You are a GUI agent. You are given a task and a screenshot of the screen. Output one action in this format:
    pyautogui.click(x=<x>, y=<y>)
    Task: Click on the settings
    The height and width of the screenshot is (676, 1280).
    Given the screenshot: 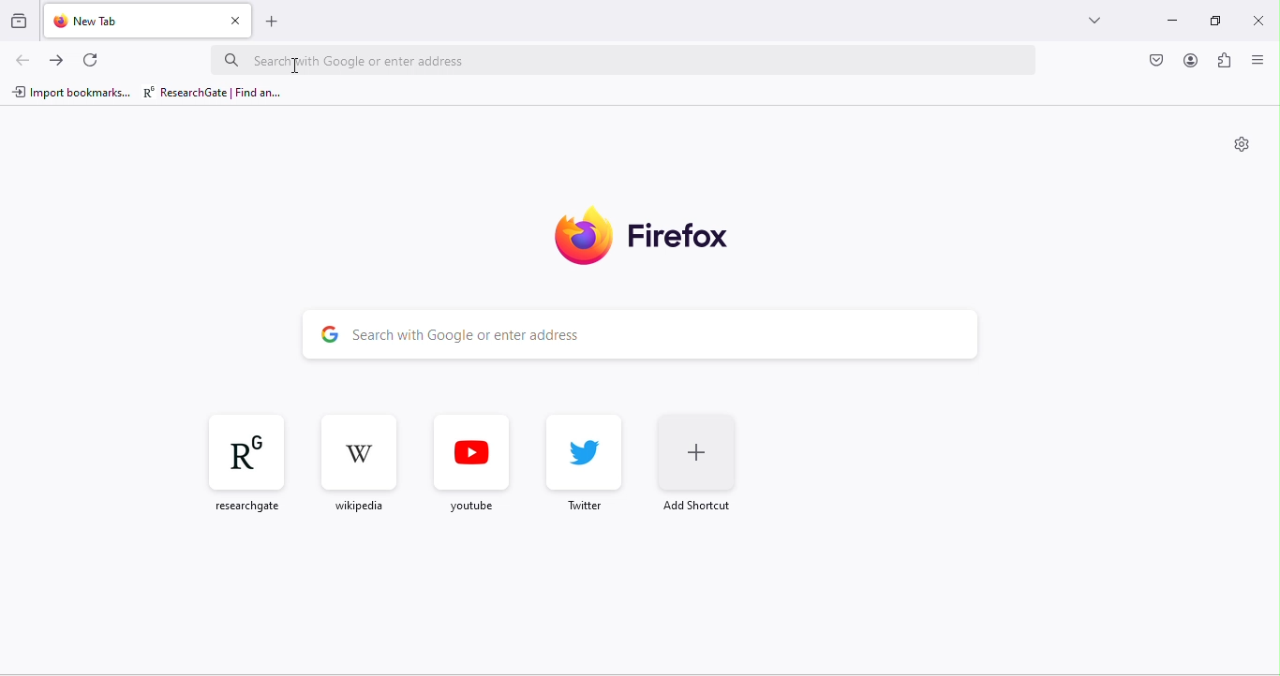 What is the action you would take?
    pyautogui.click(x=1238, y=145)
    